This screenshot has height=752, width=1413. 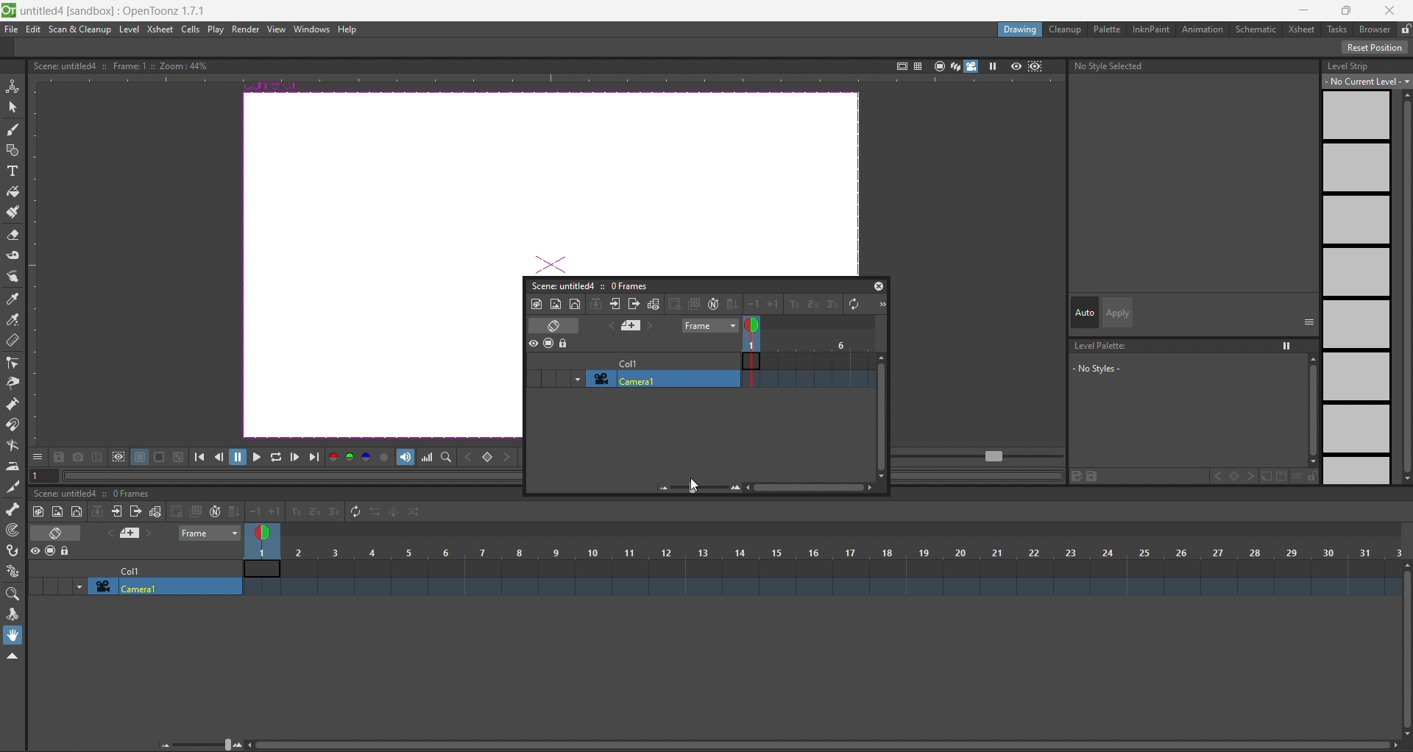 What do you see at coordinates (1035, 66) in the screenshot?
I see `sub camera preview` at bounding box center [1035, 66].